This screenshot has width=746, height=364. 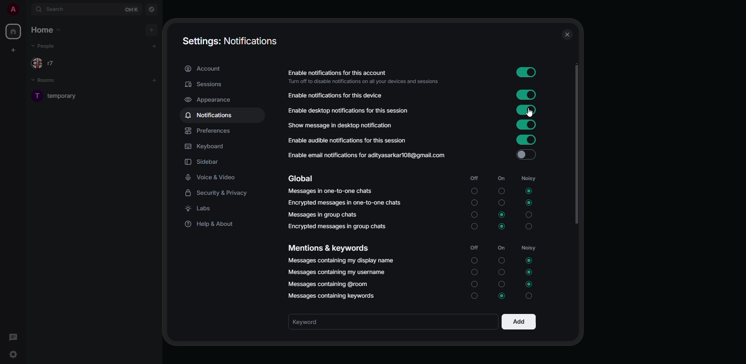 What do you see at coordinates (523, 155) in the screenshot?
I see `click to enable/disable` at bounding box center [523, 155].